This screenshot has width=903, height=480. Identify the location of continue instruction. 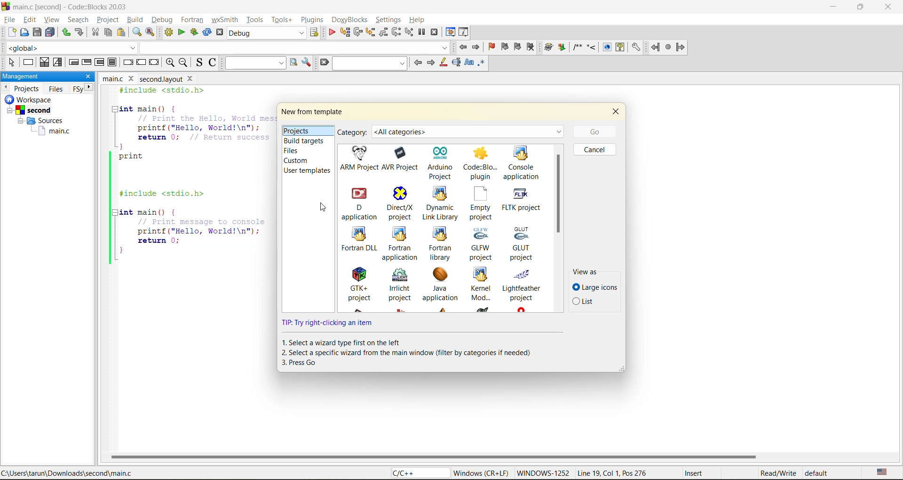
(141, 62).